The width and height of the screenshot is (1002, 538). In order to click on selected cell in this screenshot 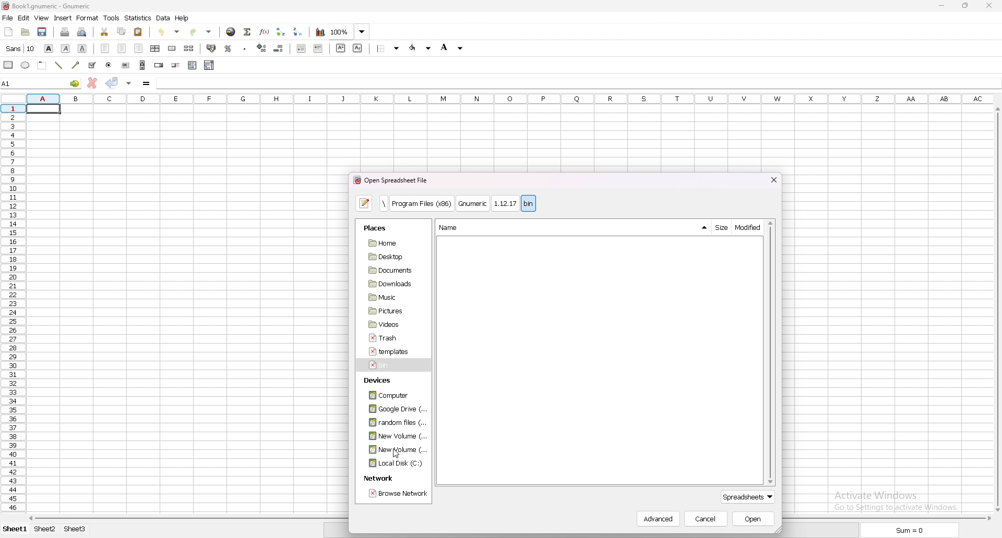, I will do `click(45, 109)`.